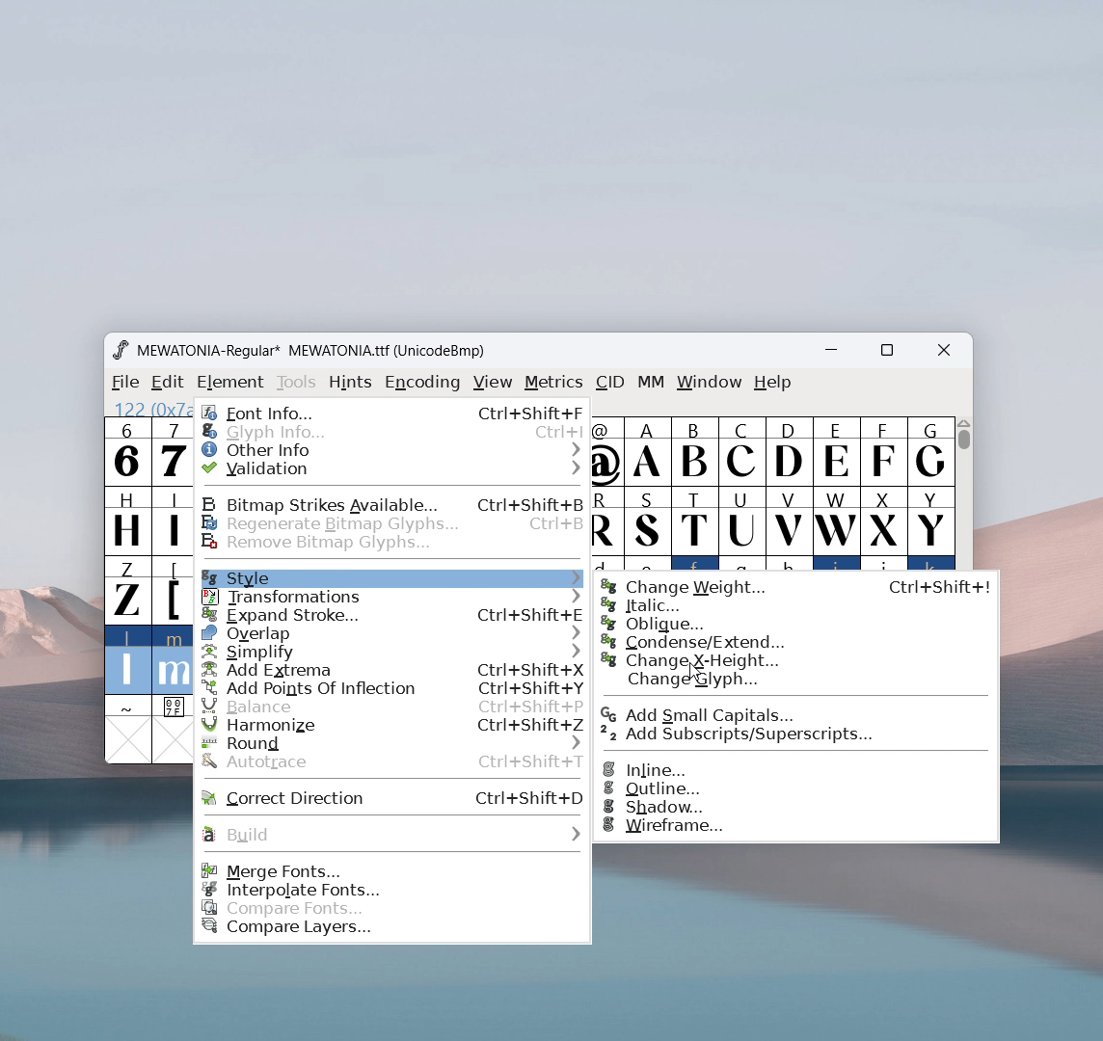 This screenshot has height=1041, width=1103. Describe the element at coordinates (393, 597) in the screenshot. I see `transformations` at that location.